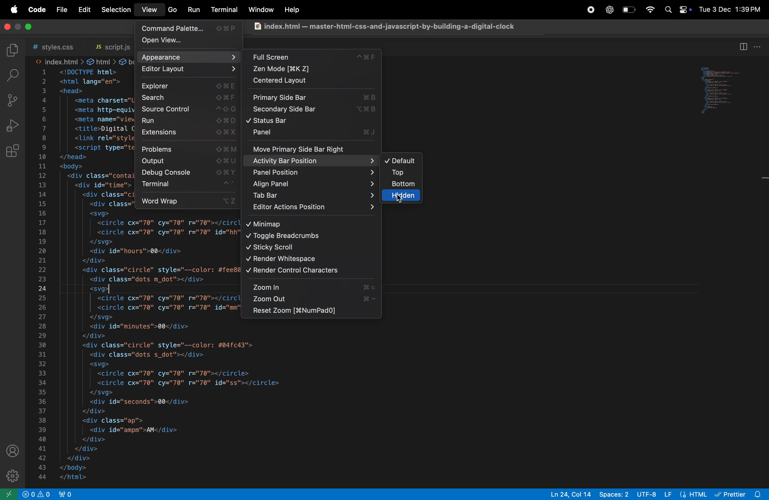 Image resolution: width=769 pixels, height=500 pixels. Describe the element at coordinates (312, 98) in the screenshot. I see `primary side bar` at that location.